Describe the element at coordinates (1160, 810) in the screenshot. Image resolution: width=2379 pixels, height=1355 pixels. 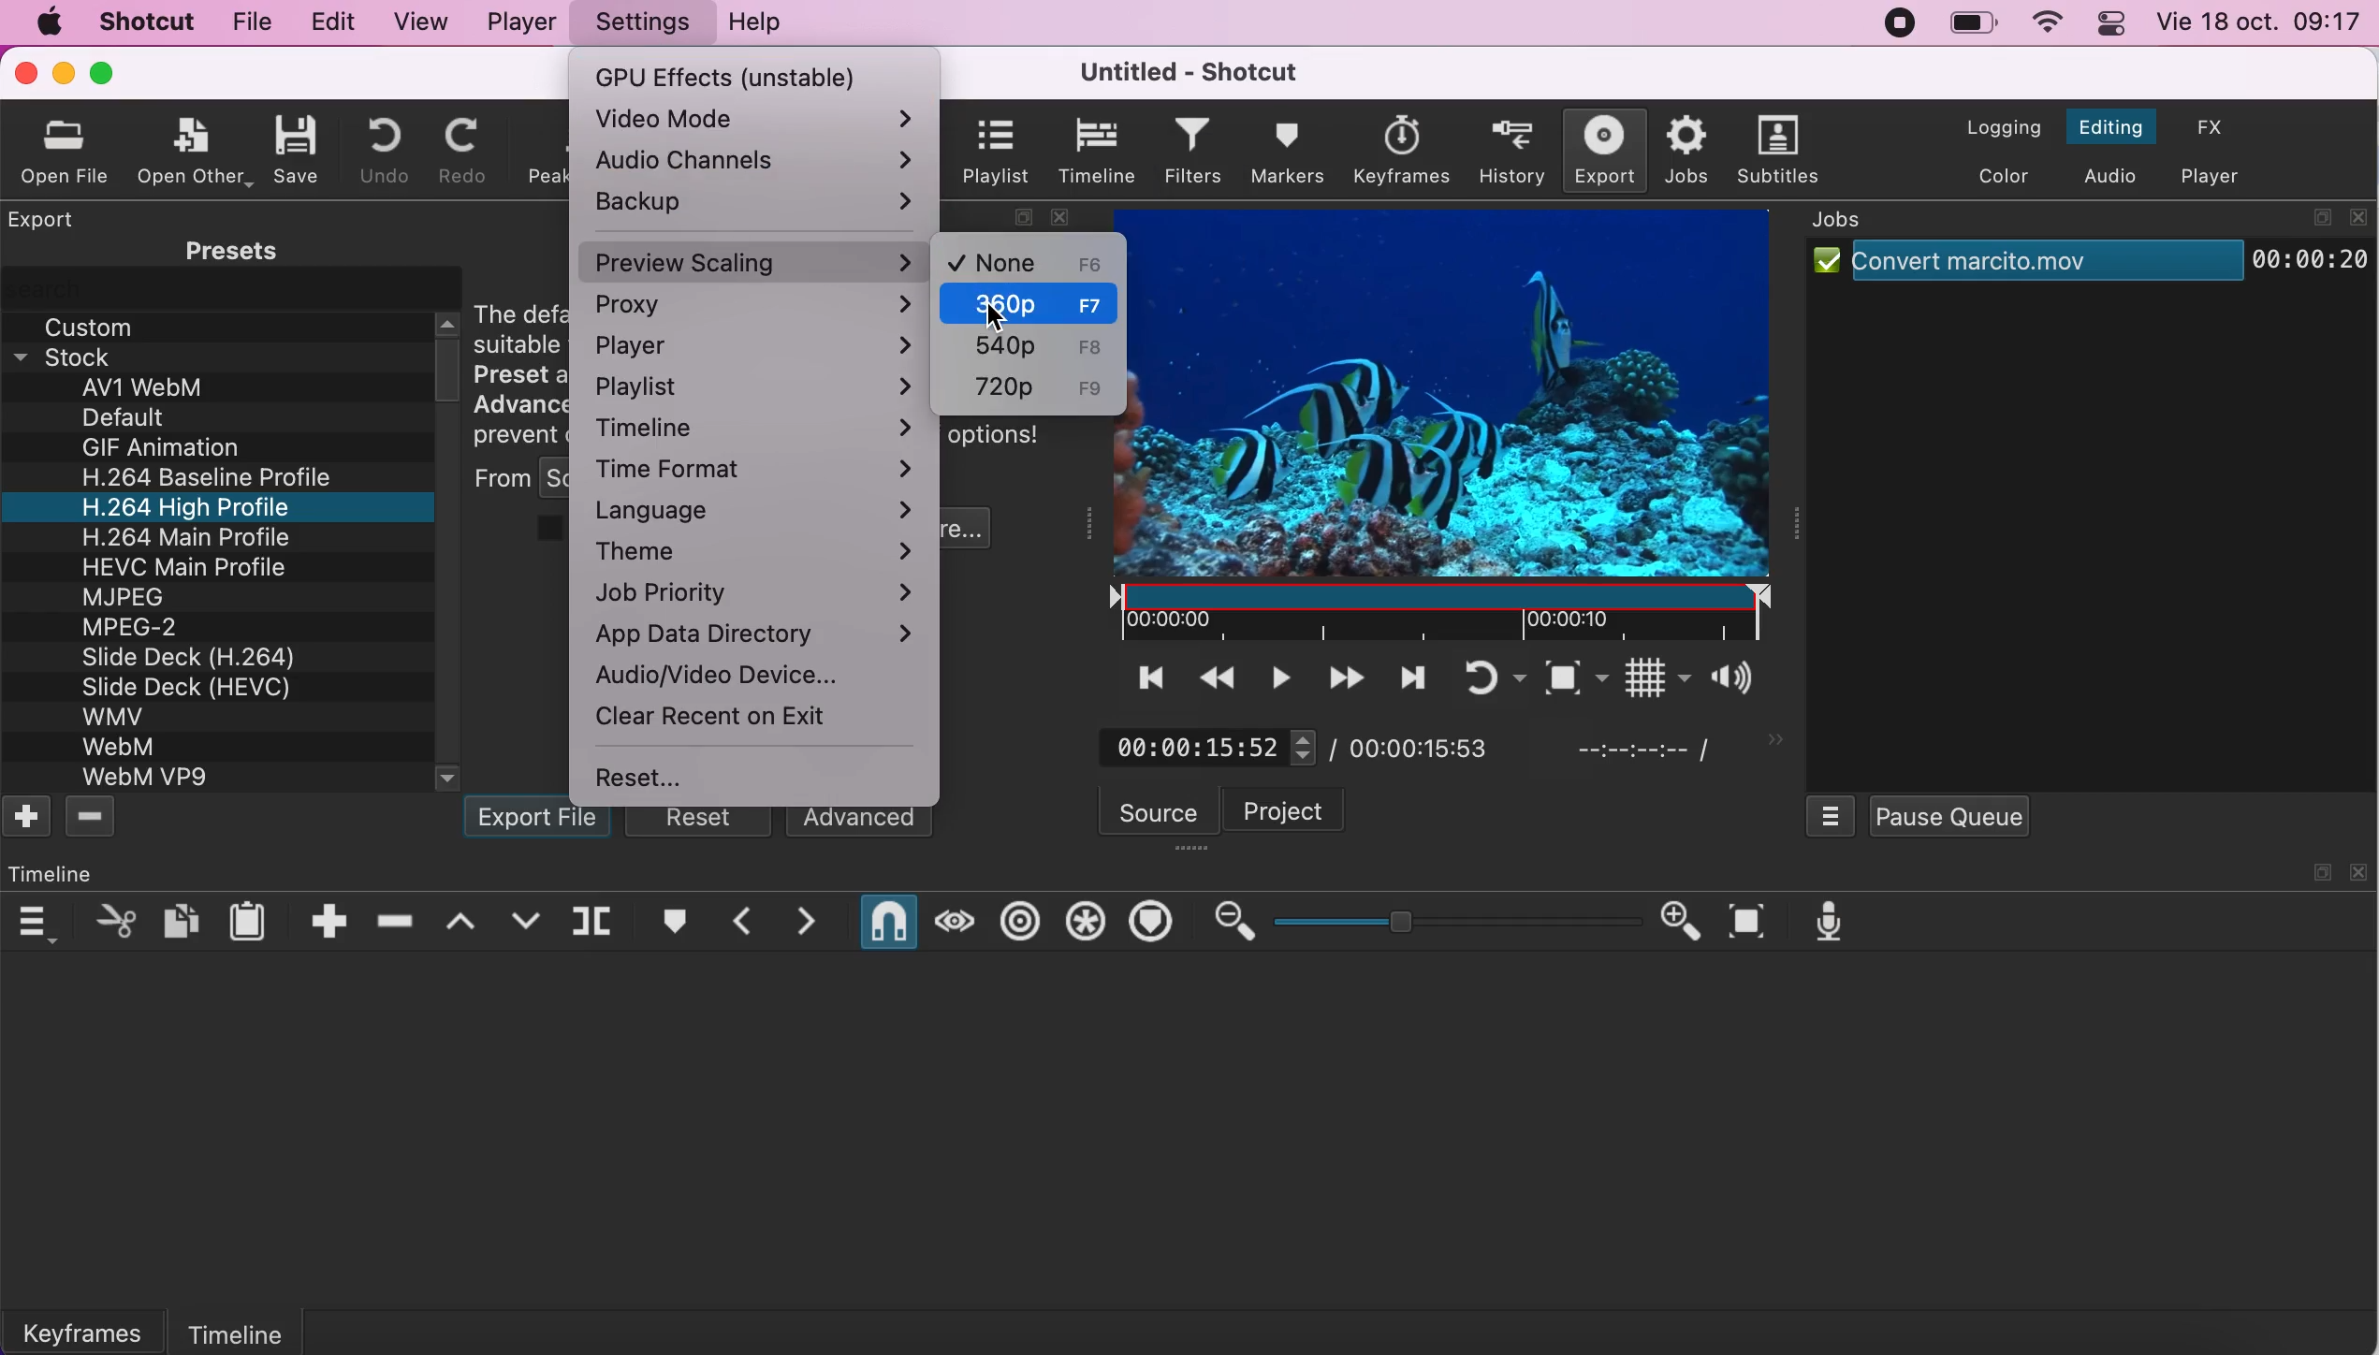
I see `source` at that location.